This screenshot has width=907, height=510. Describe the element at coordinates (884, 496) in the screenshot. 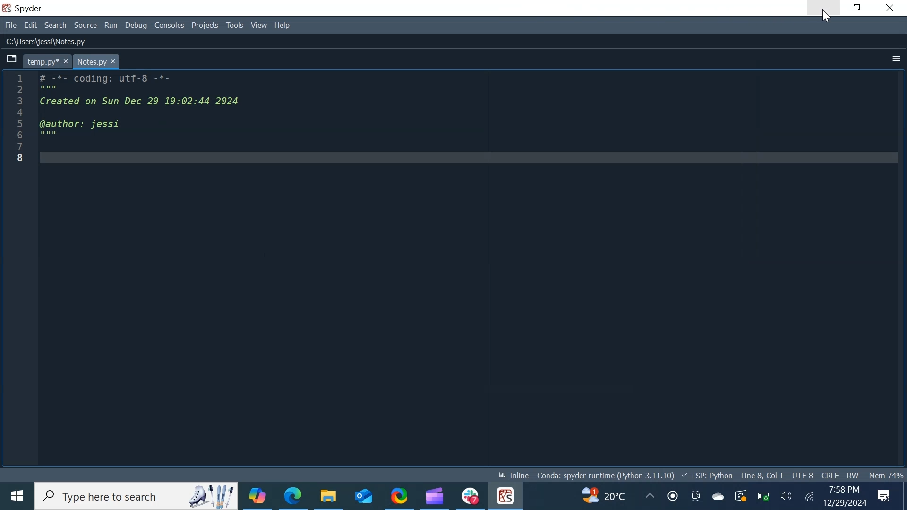

I see `Notification` at that location.